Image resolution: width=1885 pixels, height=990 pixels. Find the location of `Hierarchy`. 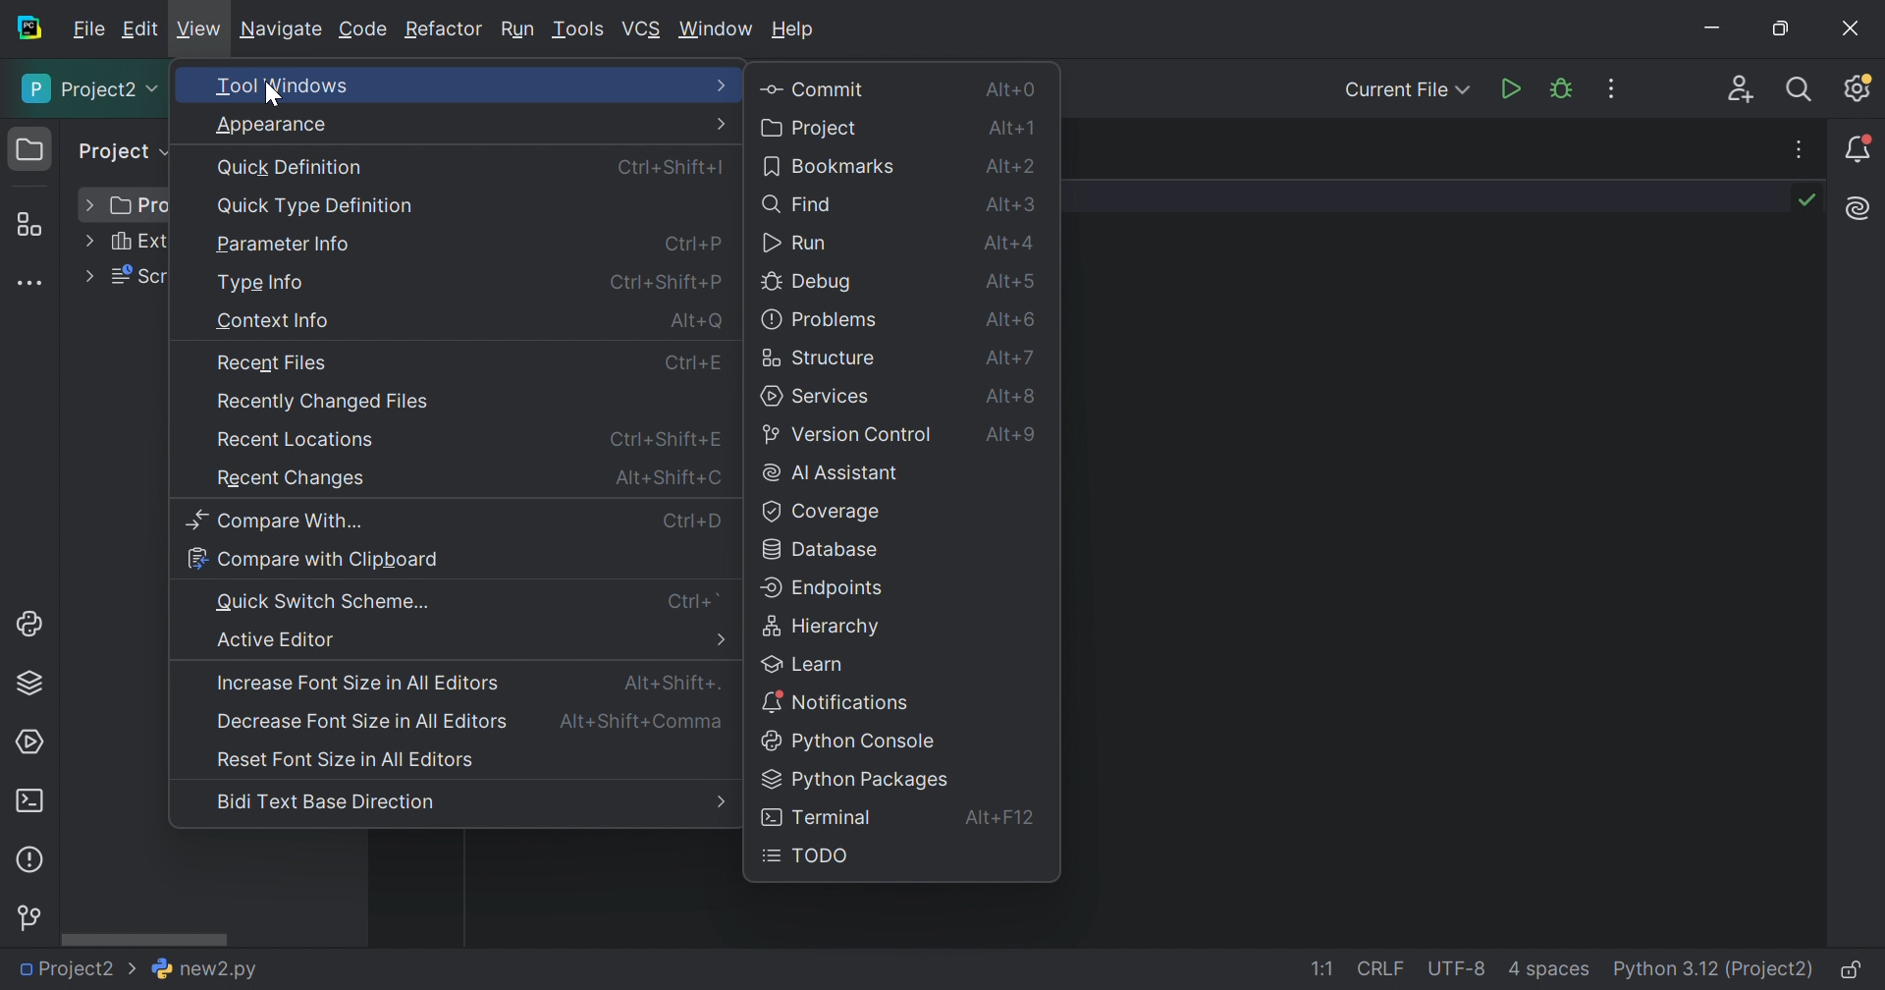

Hierarchy is located at coordinates (826, 628).